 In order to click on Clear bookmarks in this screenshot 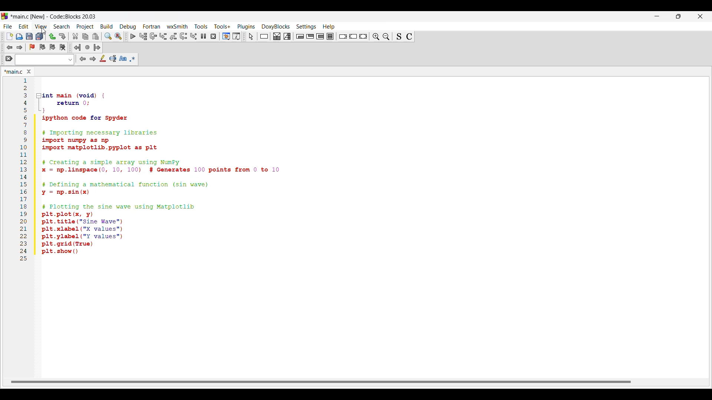, I will do `click(63, 47)`.